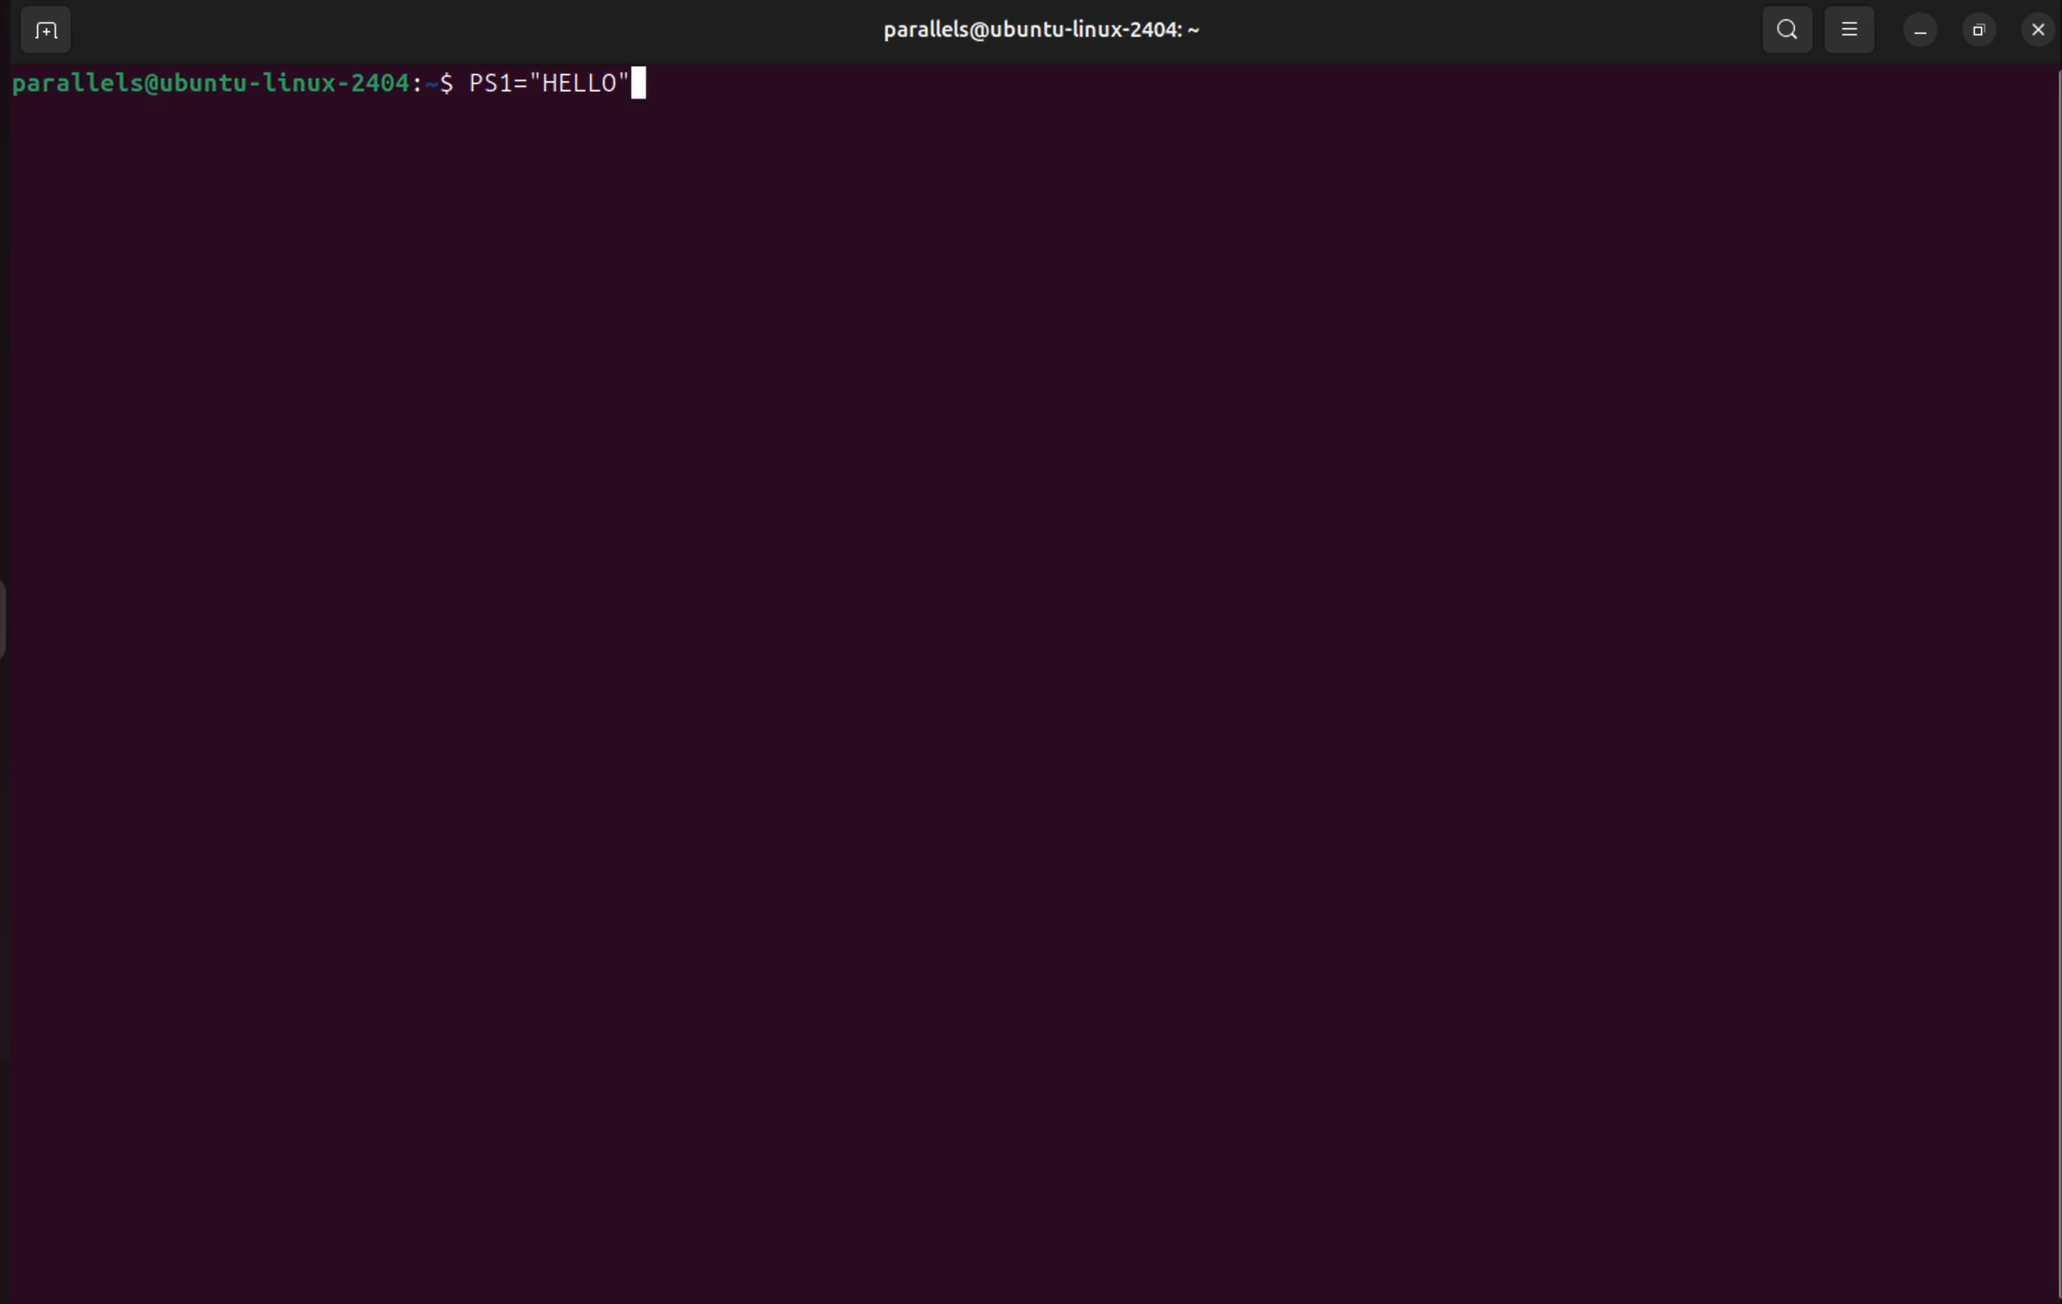 Image resolution: width=2062 pixels, height=1304 pixels. What do you see at coordinates (1919, 30) in the screenshot?
I see `minimize` at bounding box center [1919, 30].